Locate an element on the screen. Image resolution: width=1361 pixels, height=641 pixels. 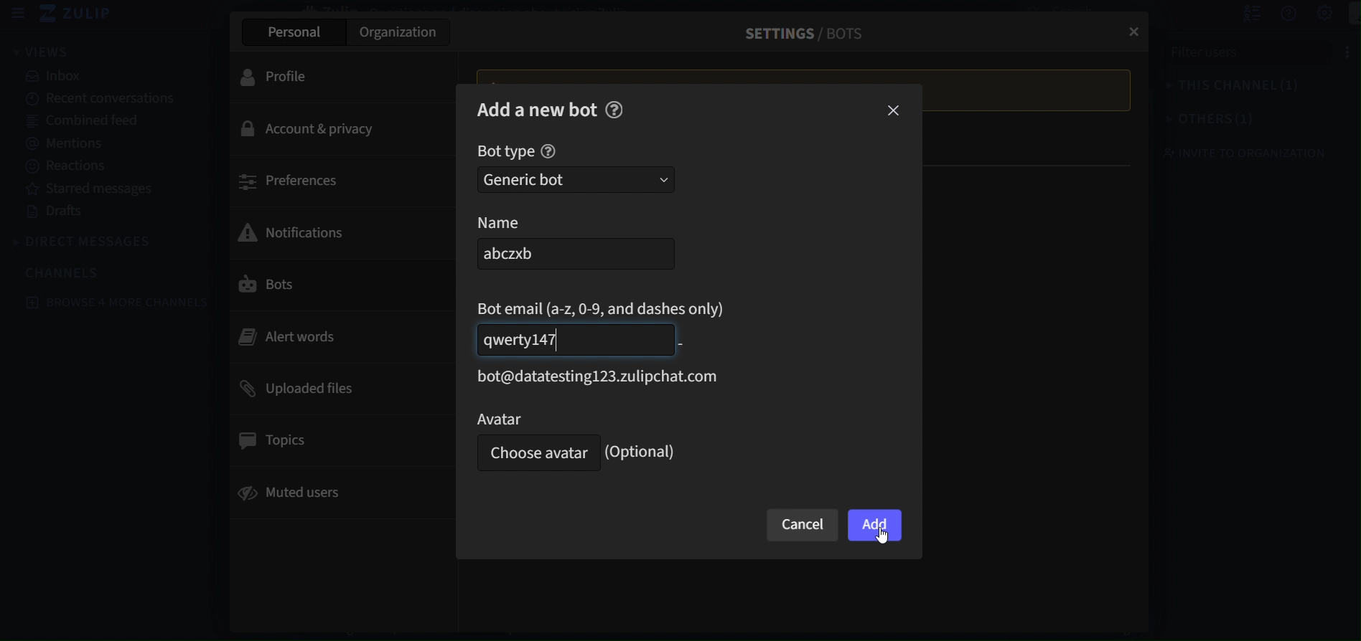
alert words is located at coordinates (330, 336).